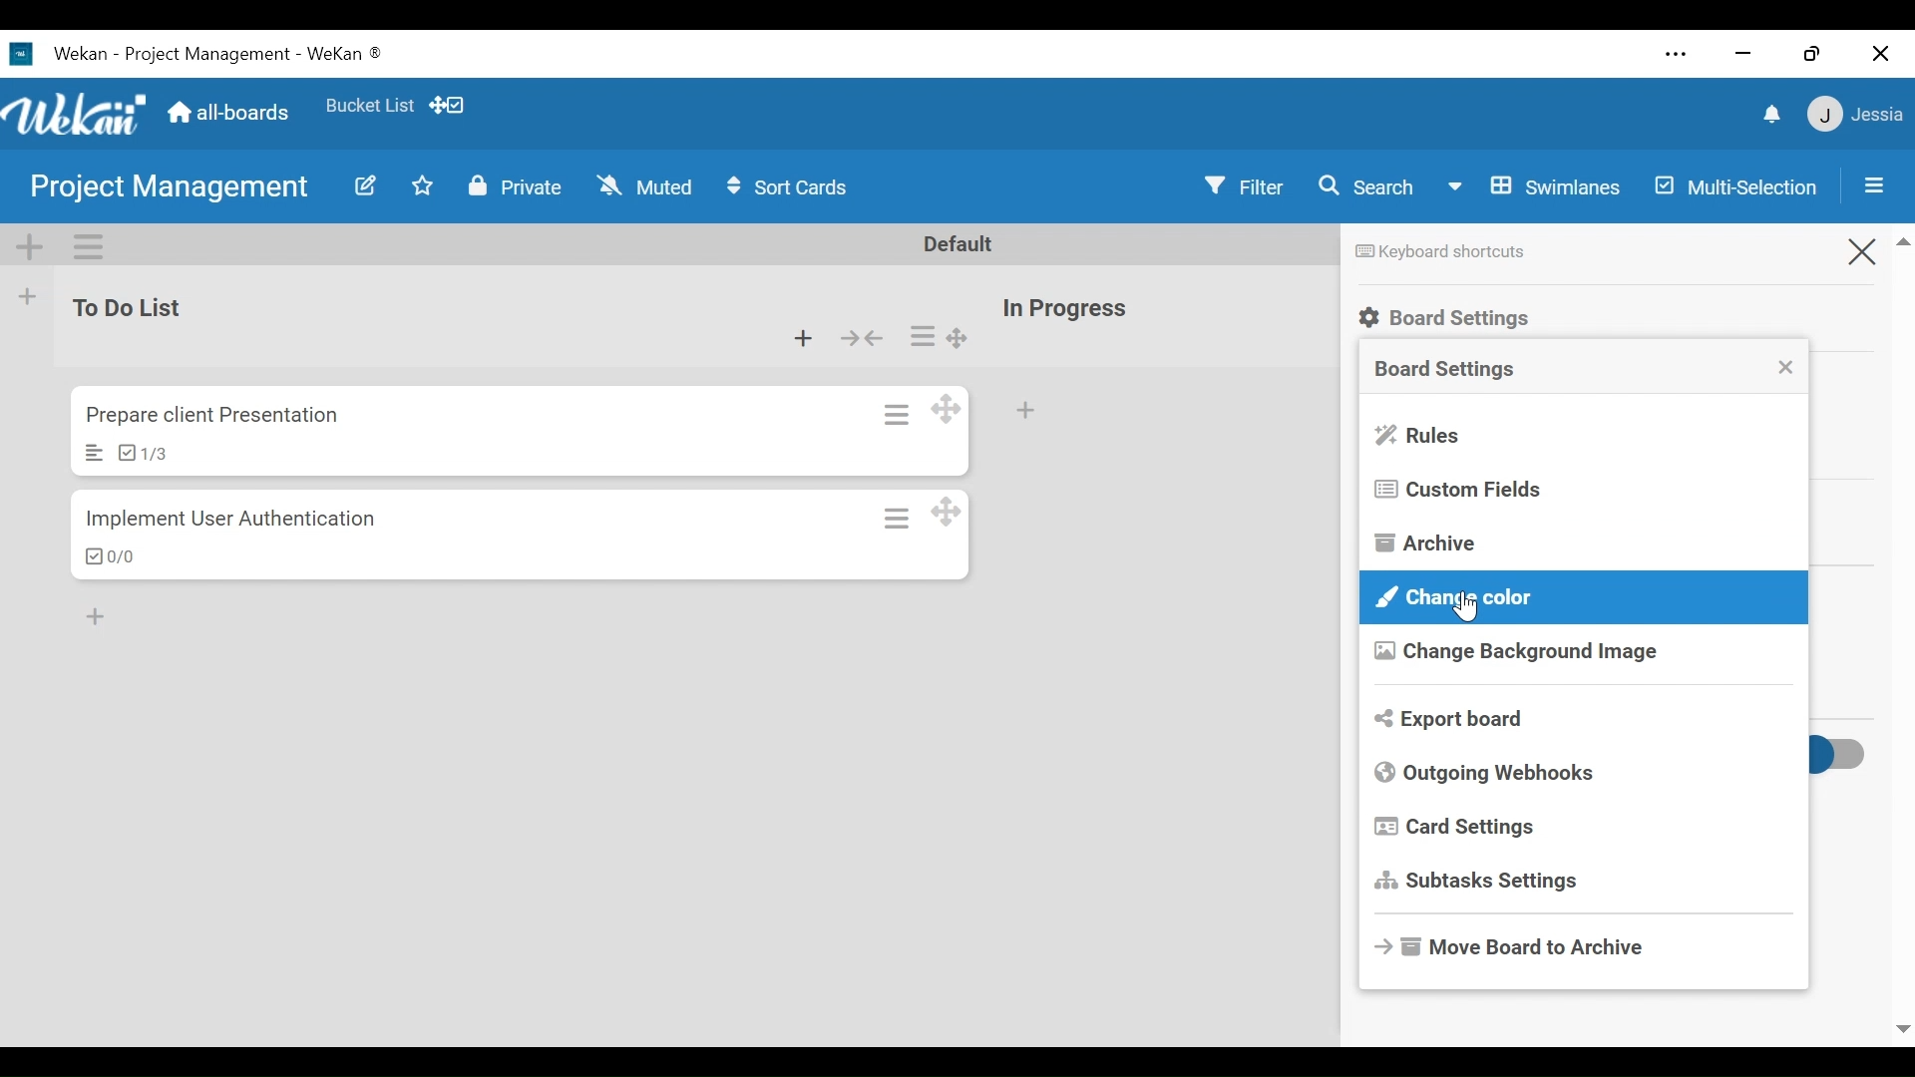 The height and width of the screenshot is (1077, 1915). Describe the element at coordinates (1024, 414) in the screenshot. I see `Add card to bottom of the list` at that location.